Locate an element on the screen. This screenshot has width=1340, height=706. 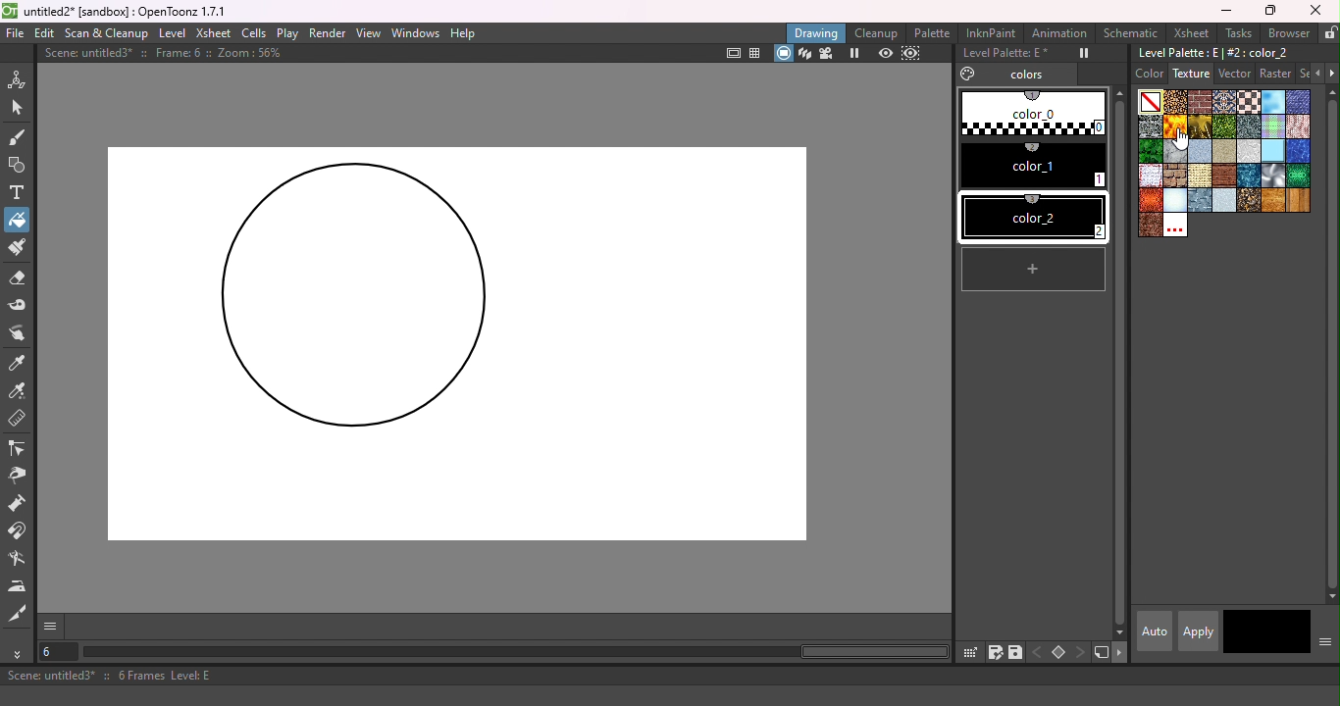
stucco.bmp is located at coordinates (1225, 201).